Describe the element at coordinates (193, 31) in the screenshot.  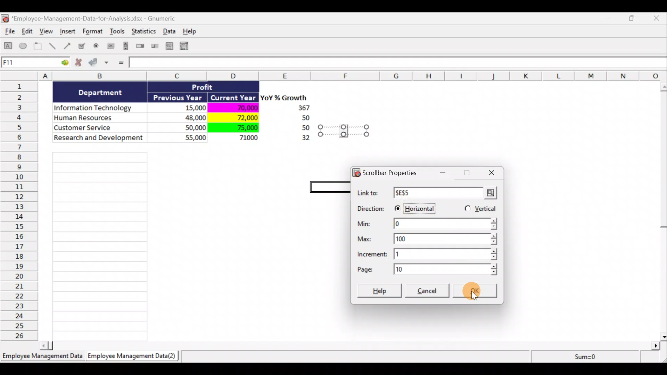
I see `Help` at that location.